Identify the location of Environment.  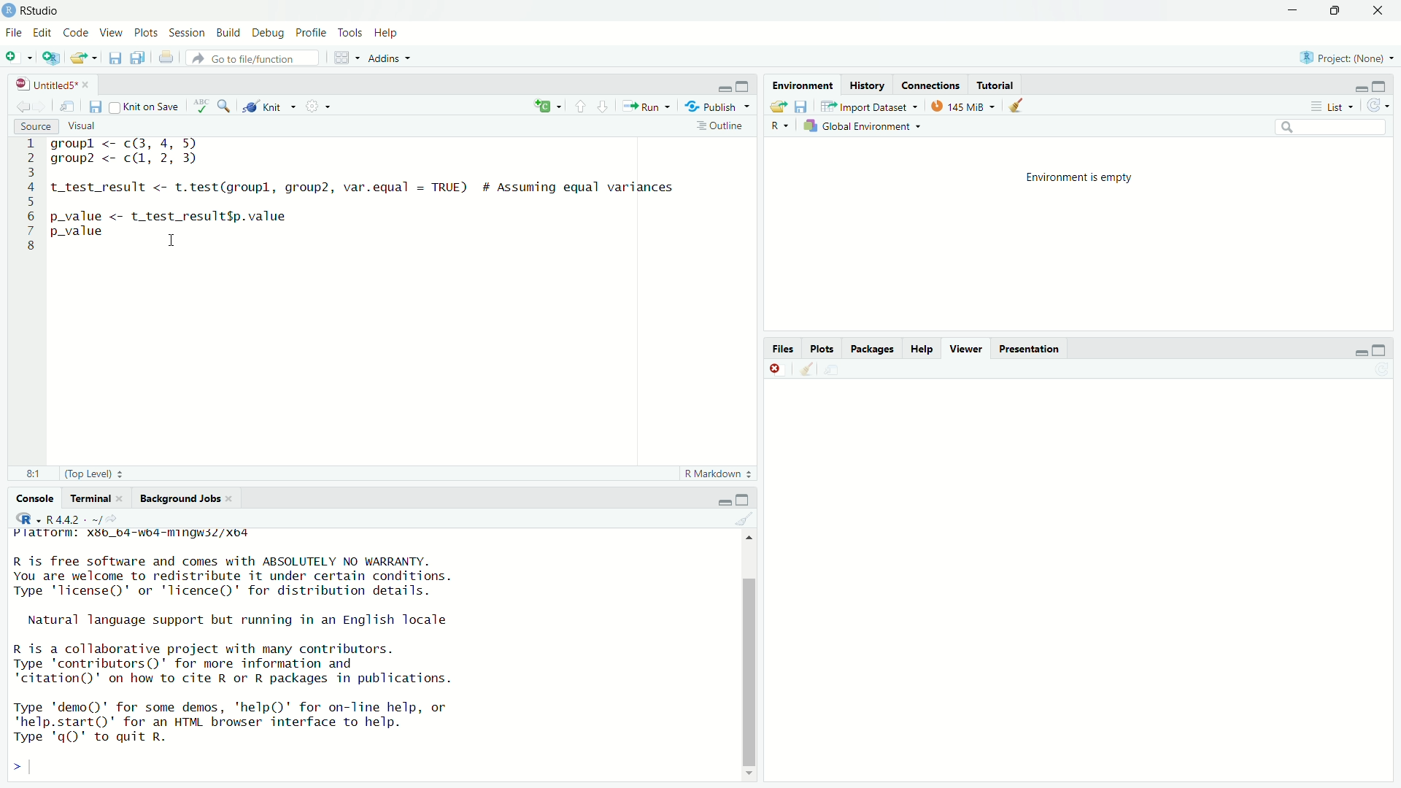
(800, 84).